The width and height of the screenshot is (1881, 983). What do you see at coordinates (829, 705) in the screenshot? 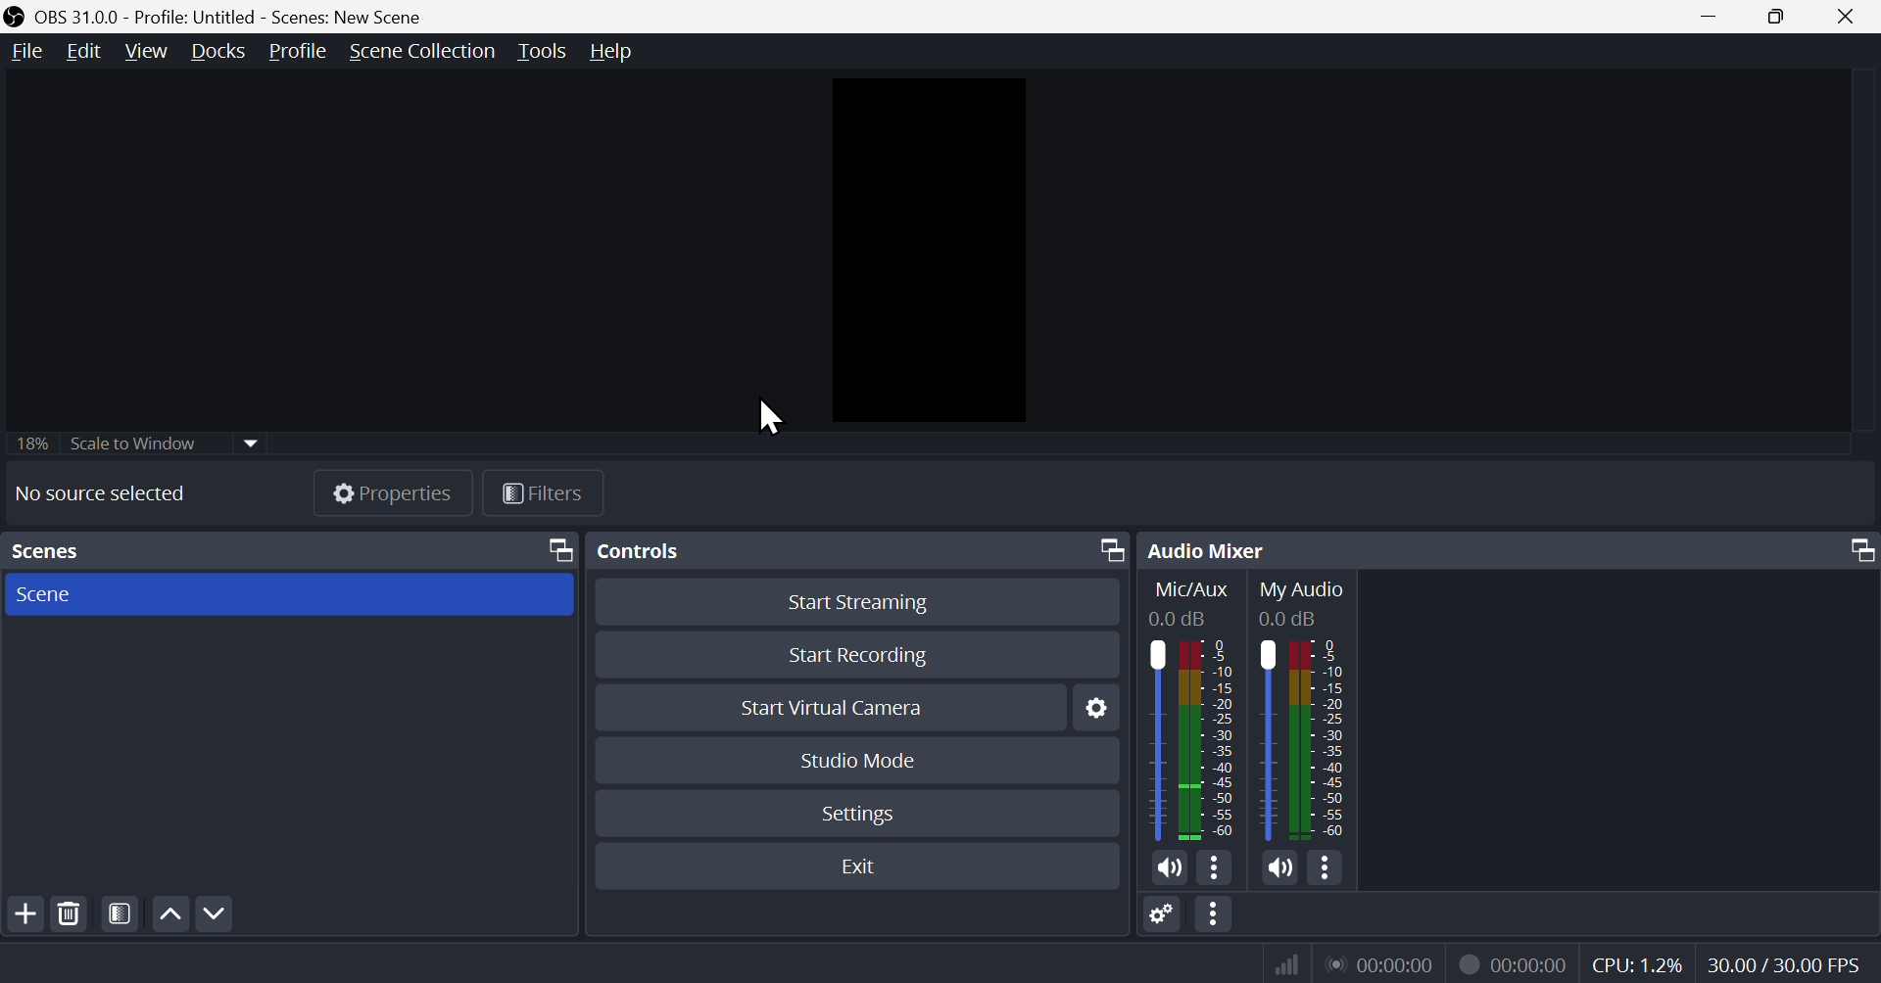
I see `Start Virtual Camera` at bounding box center [829, 705].